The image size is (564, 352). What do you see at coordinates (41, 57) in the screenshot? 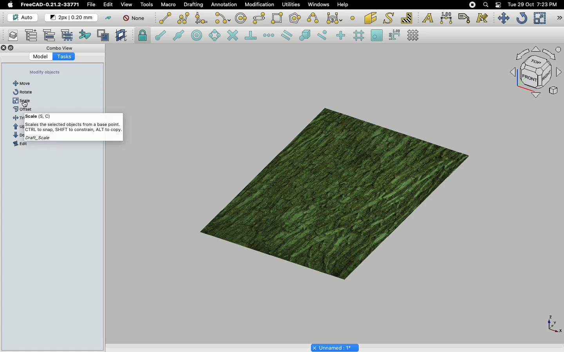
I see `Model` at bounding box center [41, 57].